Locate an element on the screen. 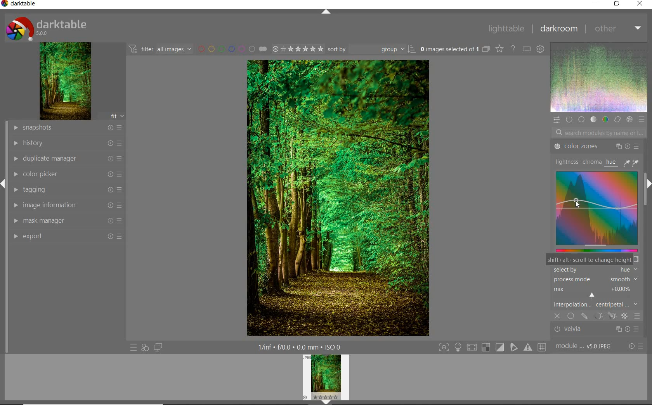 The height and width of the screenshot is (405, 652). FILTER IMAGES is located at coordinates (160, 49).